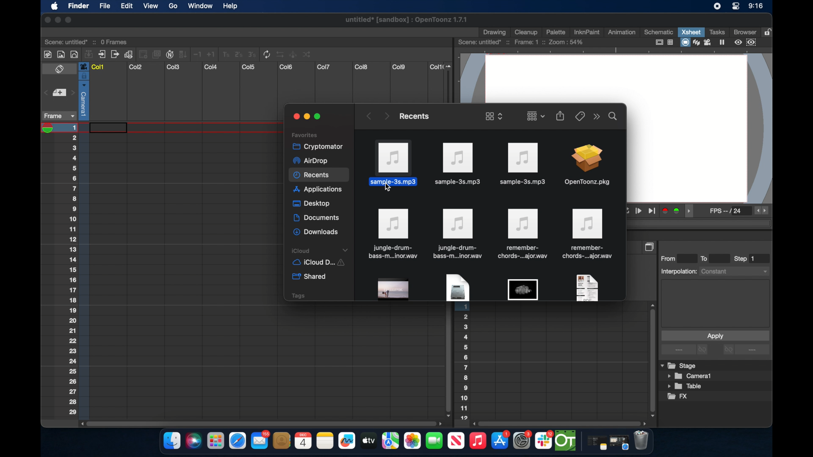 This screenshot has width=813, height=457. Describe the element at coordinates (318, 190) in the screenshot. I see `applications` at that location.